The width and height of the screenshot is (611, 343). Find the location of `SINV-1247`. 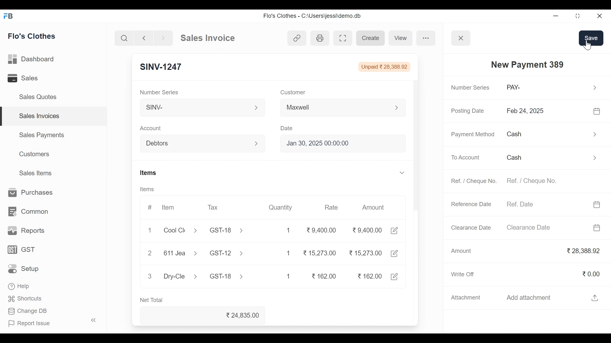

SINV-1247 is located at coordinates (160, 67).